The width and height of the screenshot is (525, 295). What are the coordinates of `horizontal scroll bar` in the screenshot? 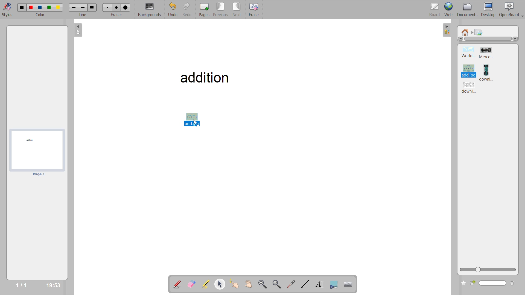 It's located at (487, 39).